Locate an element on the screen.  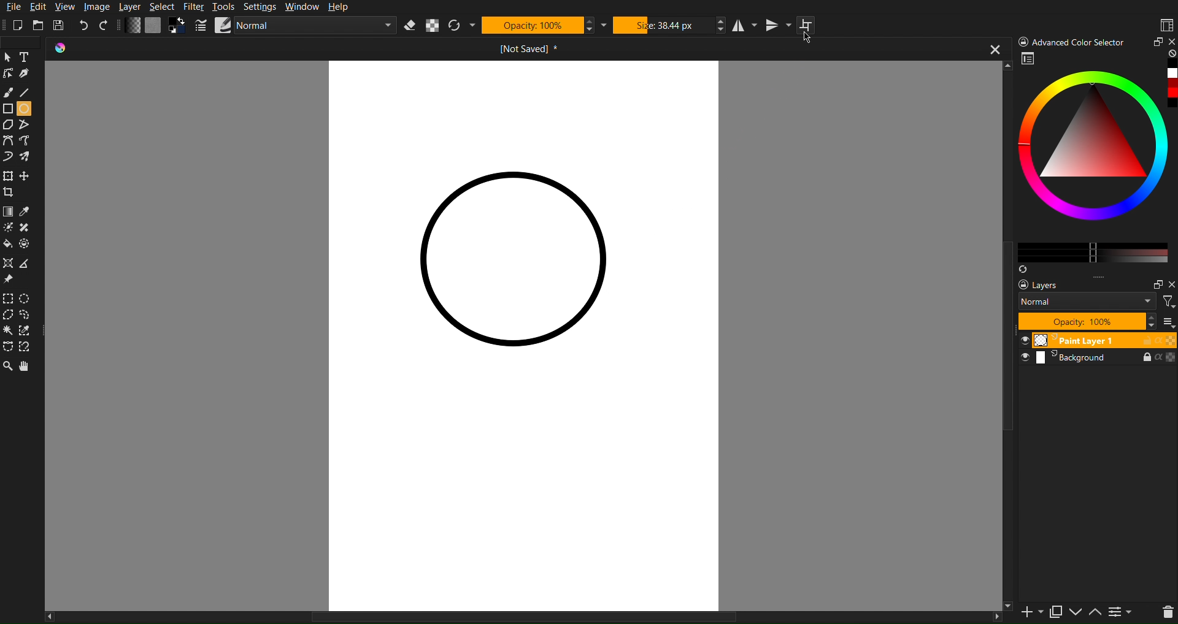
Normal is located at coordinates (1088, 301).